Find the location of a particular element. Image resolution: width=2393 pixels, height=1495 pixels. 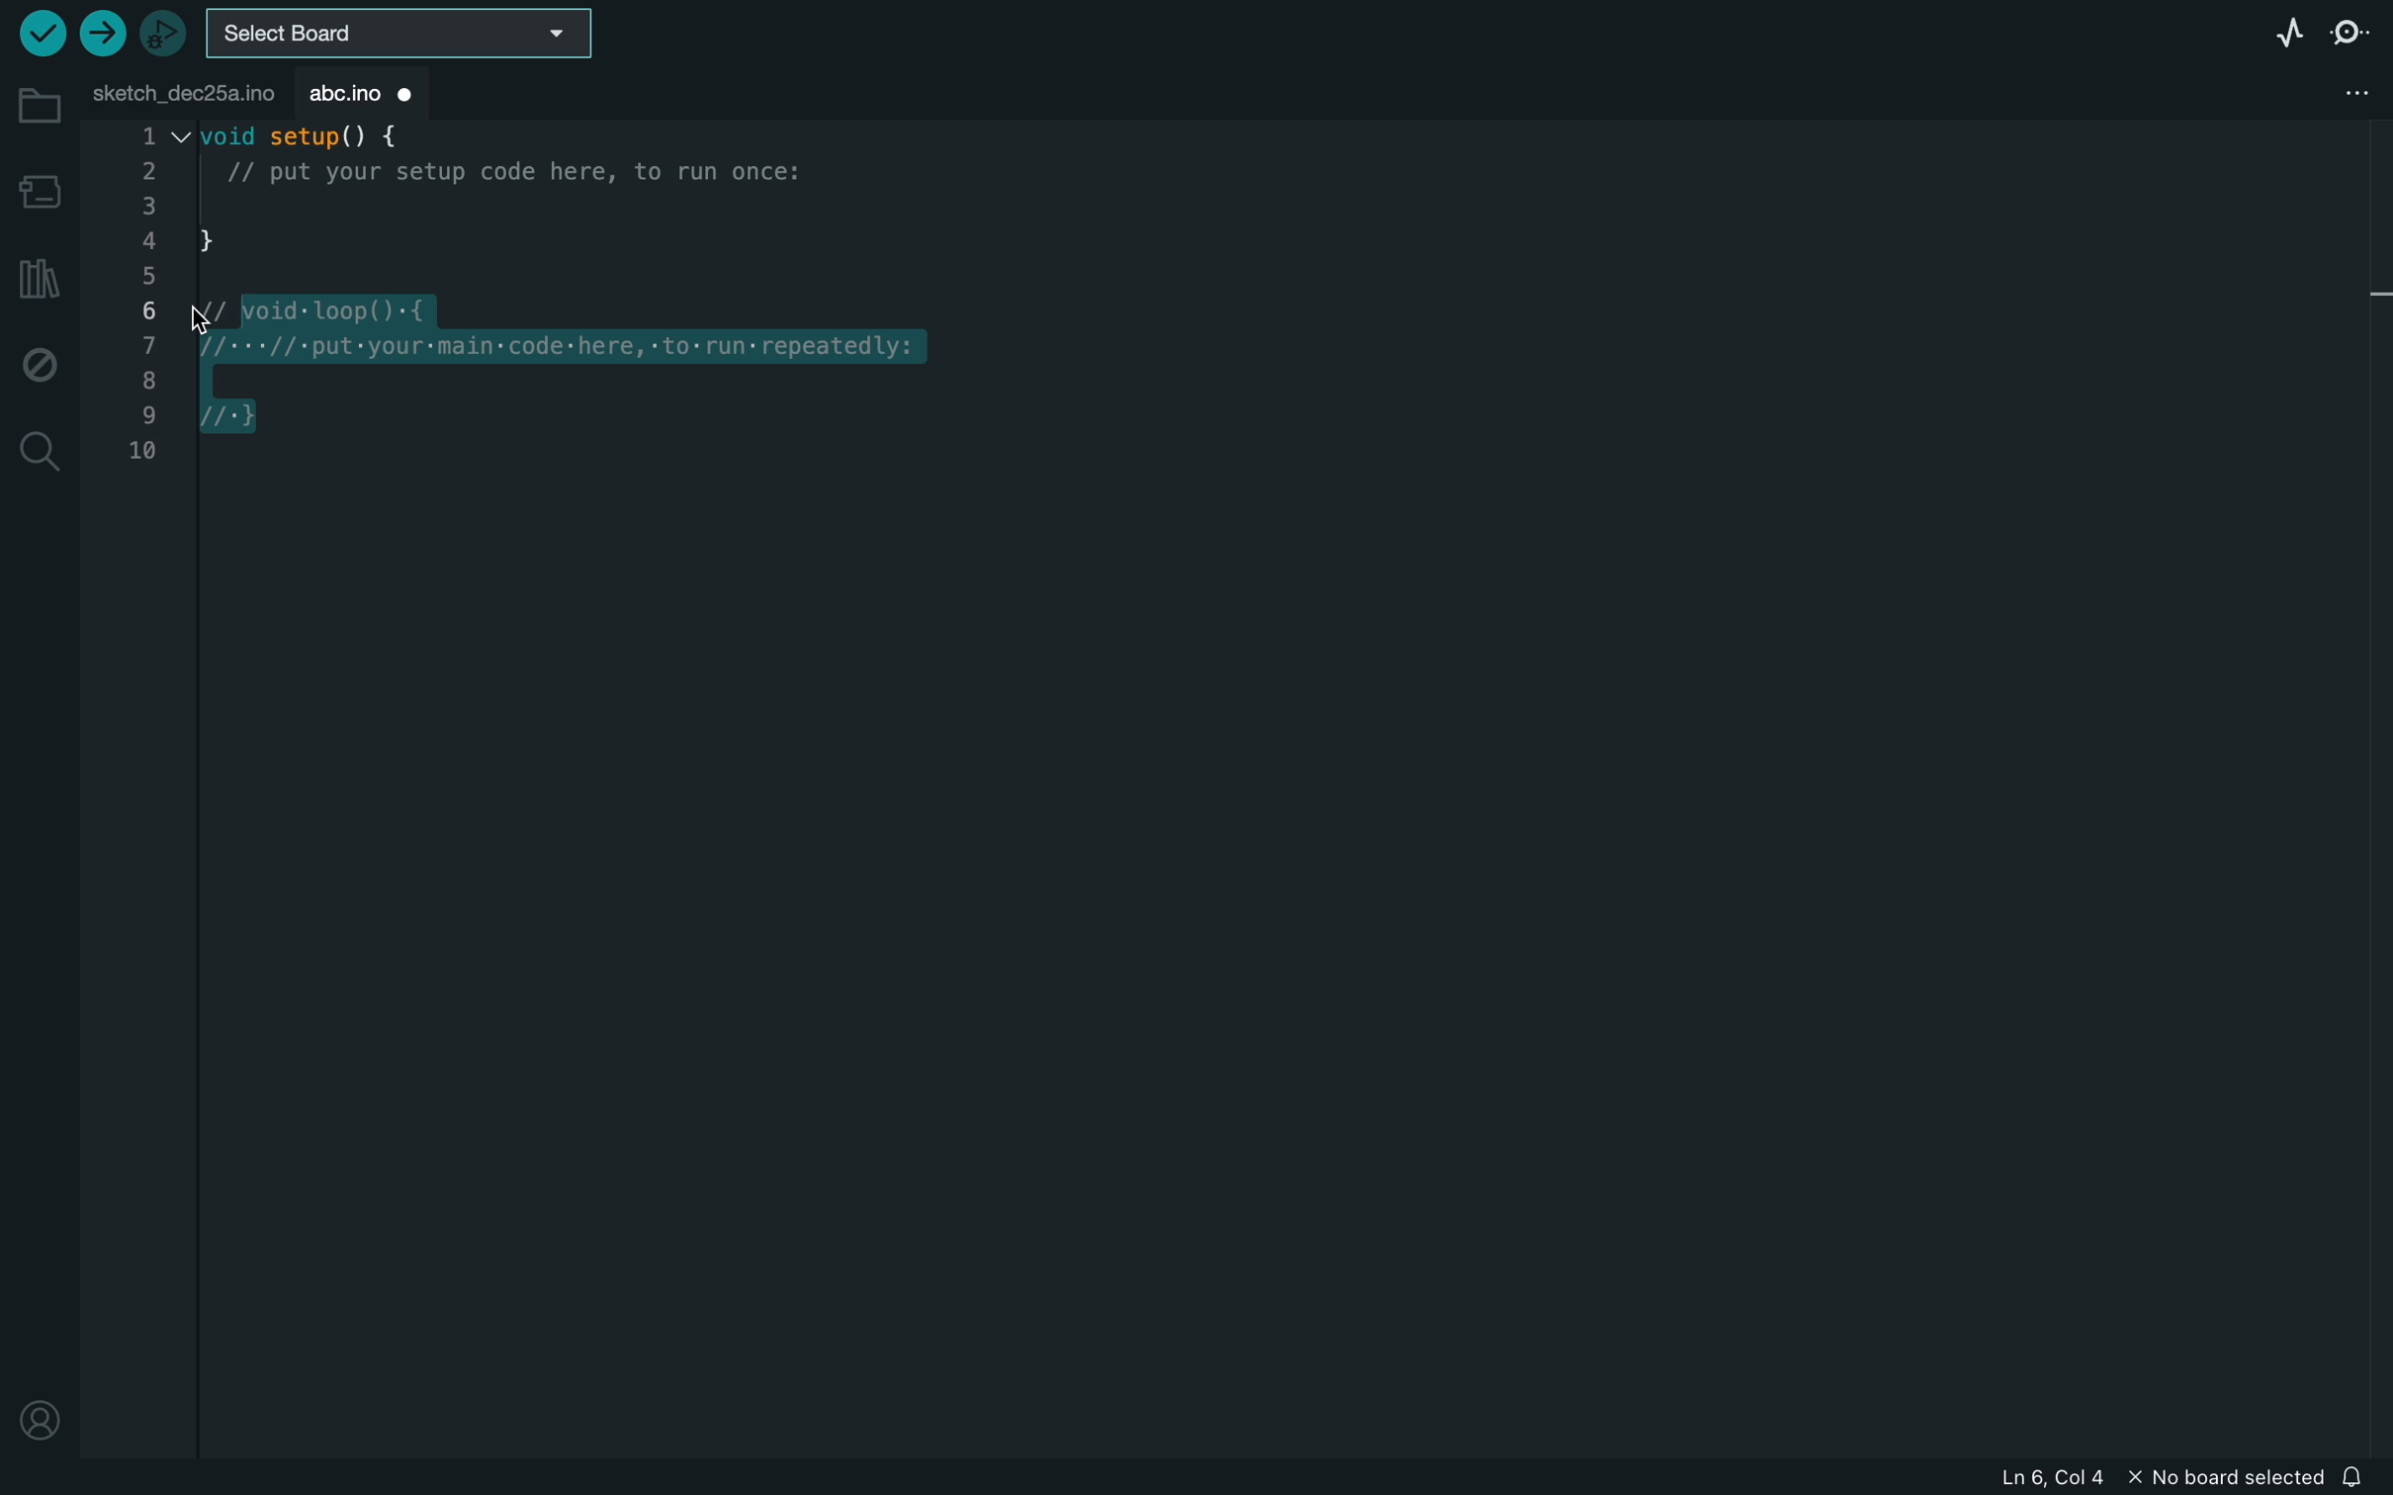

verify is located at coordinates (40, 31).